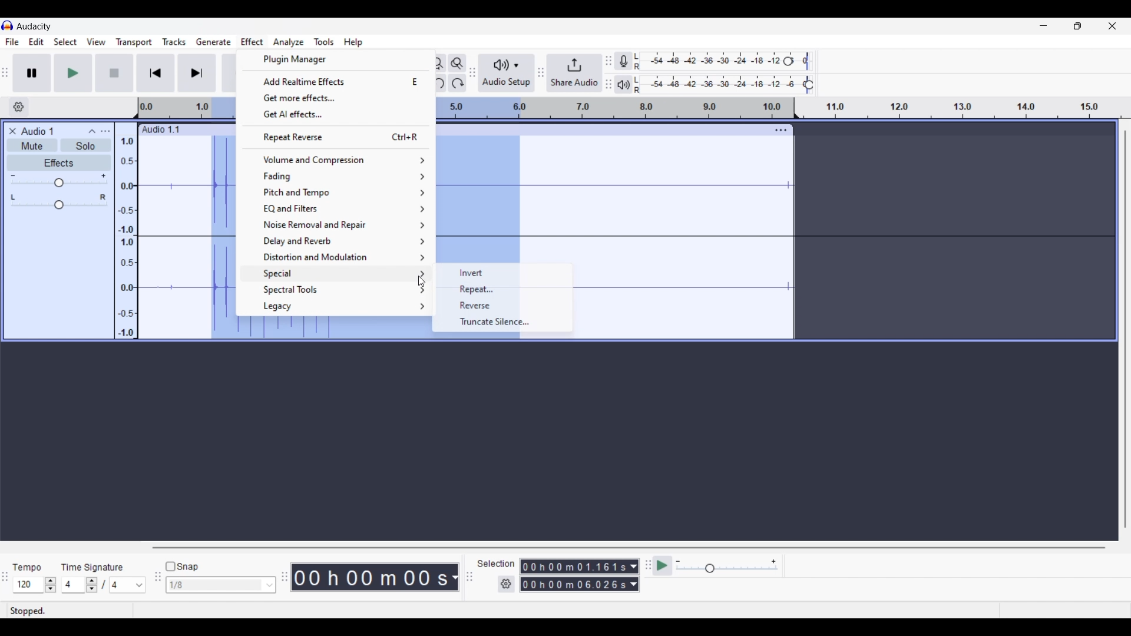 The image size is (1131, 636). What do you see at coordinates (1043, 26) in the screenshot?
I see `Minimize` at bounding box center [1043, 26].